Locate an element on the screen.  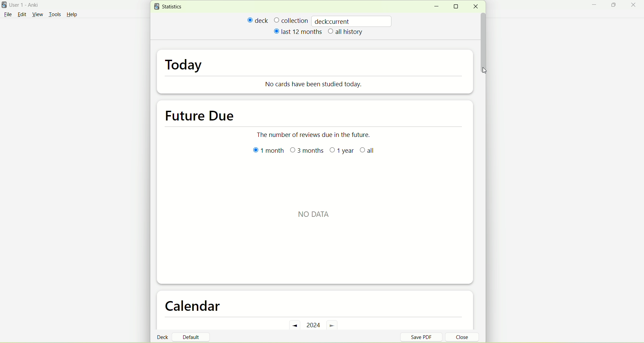
statistics is located at coordinates (170, 7).